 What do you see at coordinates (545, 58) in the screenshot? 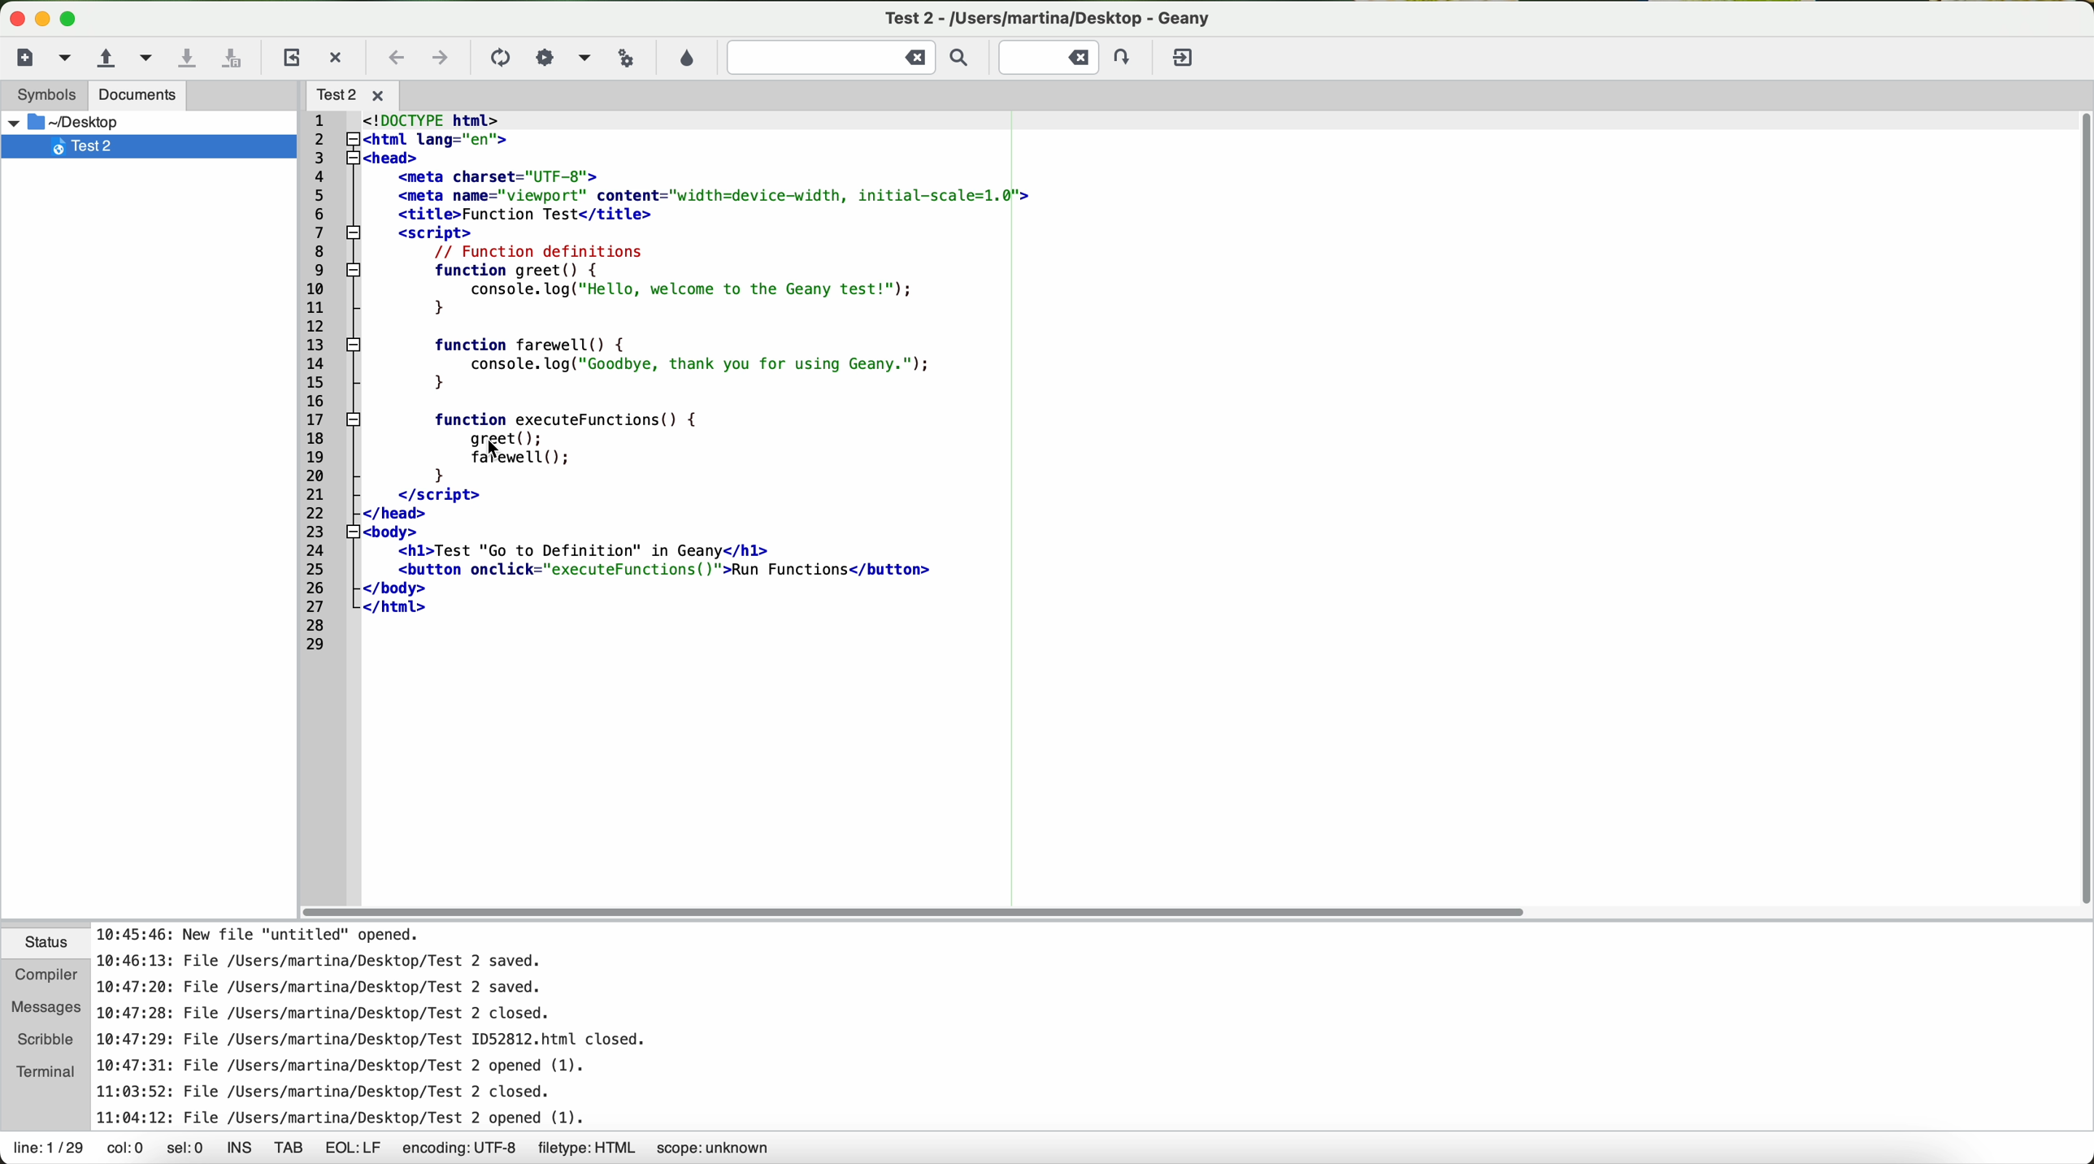
I see `icon` at bounding box center [545, 58].